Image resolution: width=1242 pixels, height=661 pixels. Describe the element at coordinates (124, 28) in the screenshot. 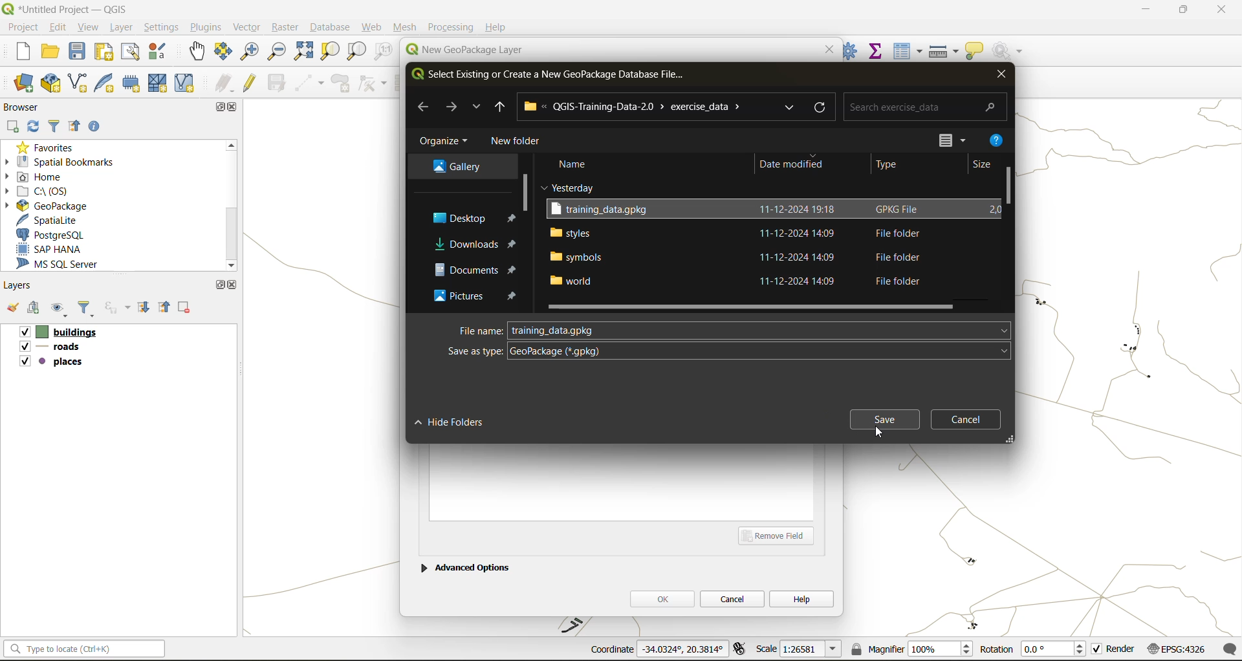

I see `layer` at that location.